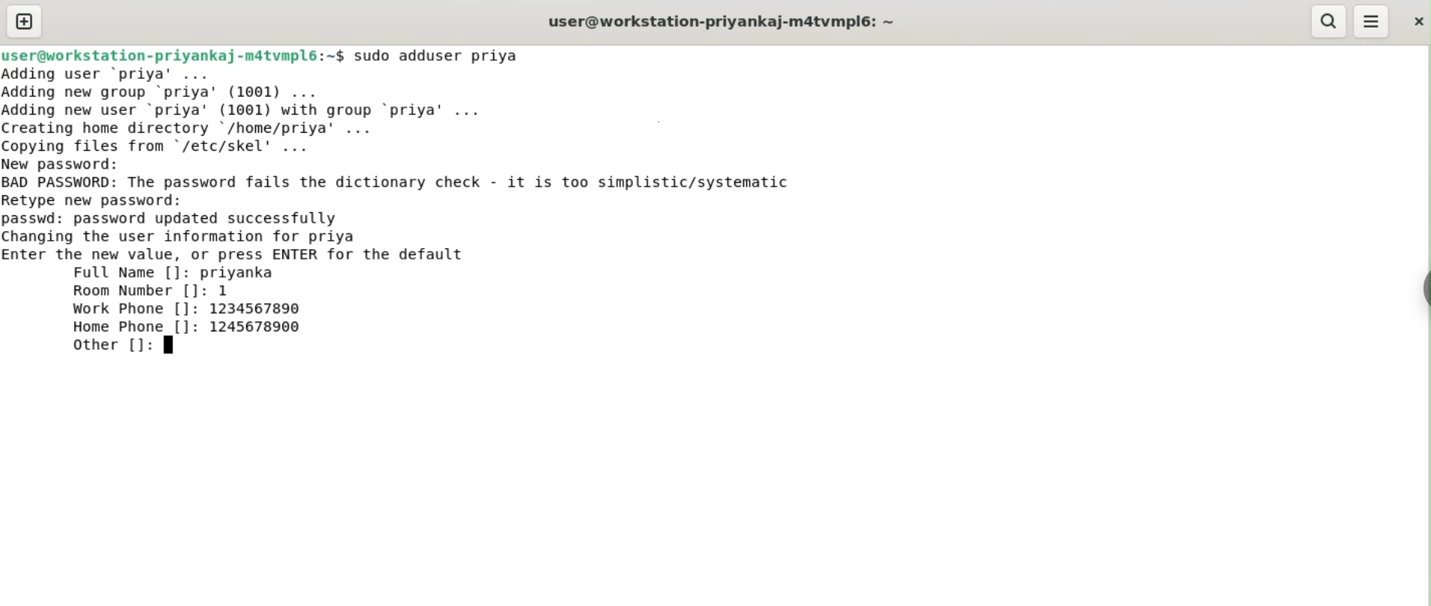 The image size is (1431, 606). Describe the element at coordinates (1423, 289) in the screenshot. I see `sidebar` at that location.